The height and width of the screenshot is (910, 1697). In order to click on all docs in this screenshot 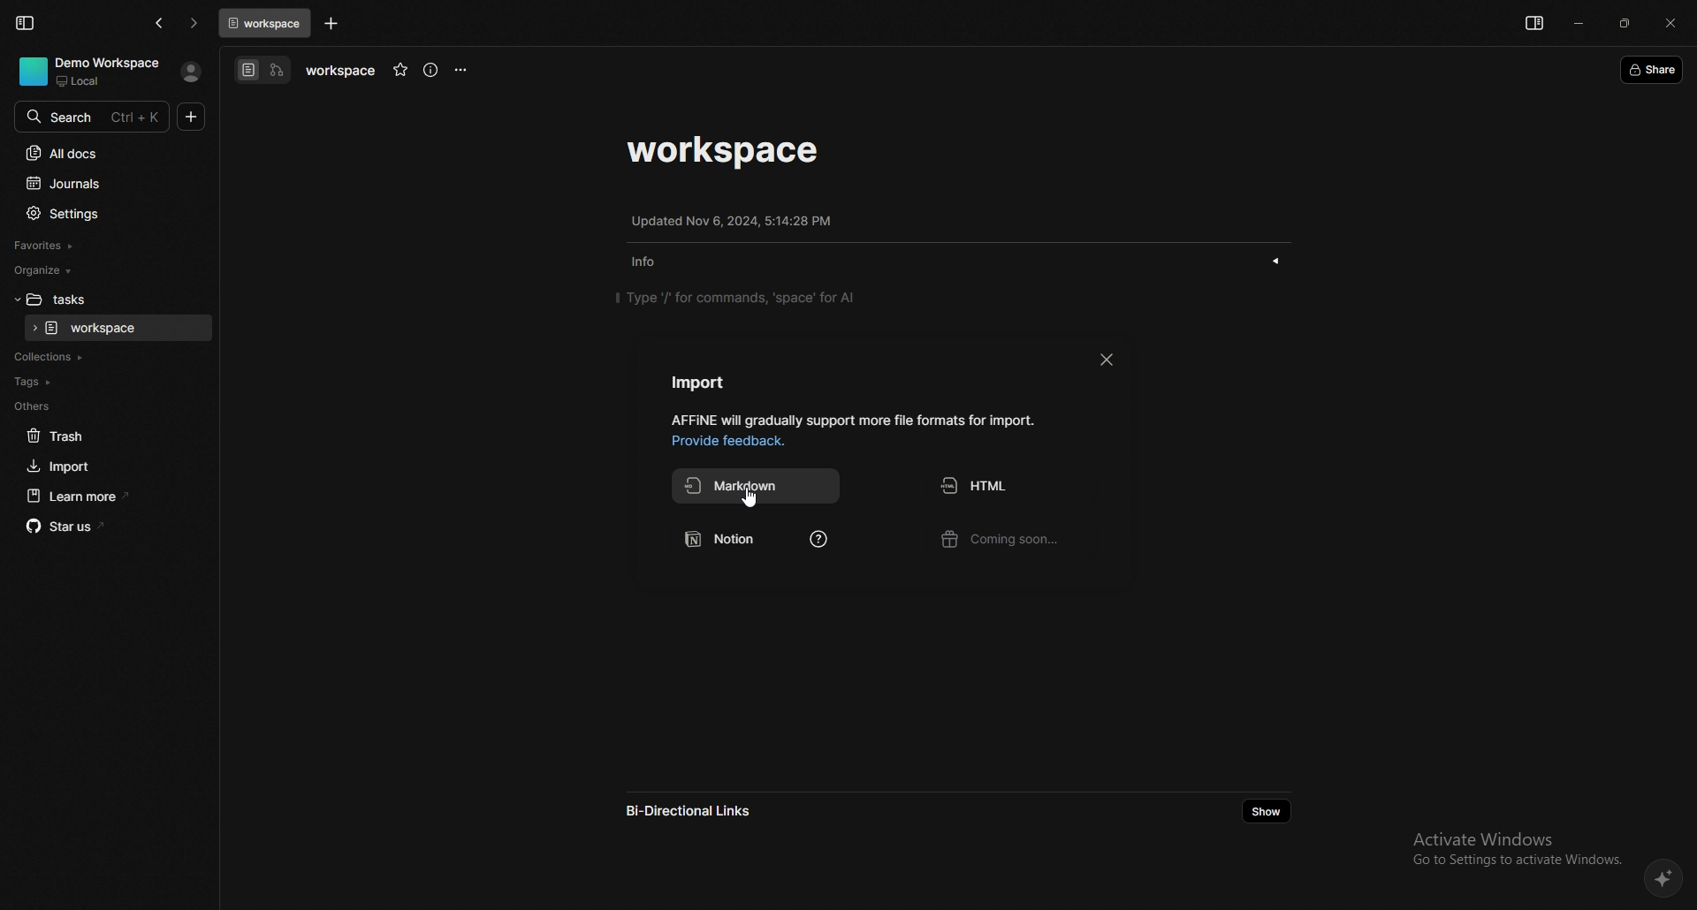, I will do `click(101, 153)`.